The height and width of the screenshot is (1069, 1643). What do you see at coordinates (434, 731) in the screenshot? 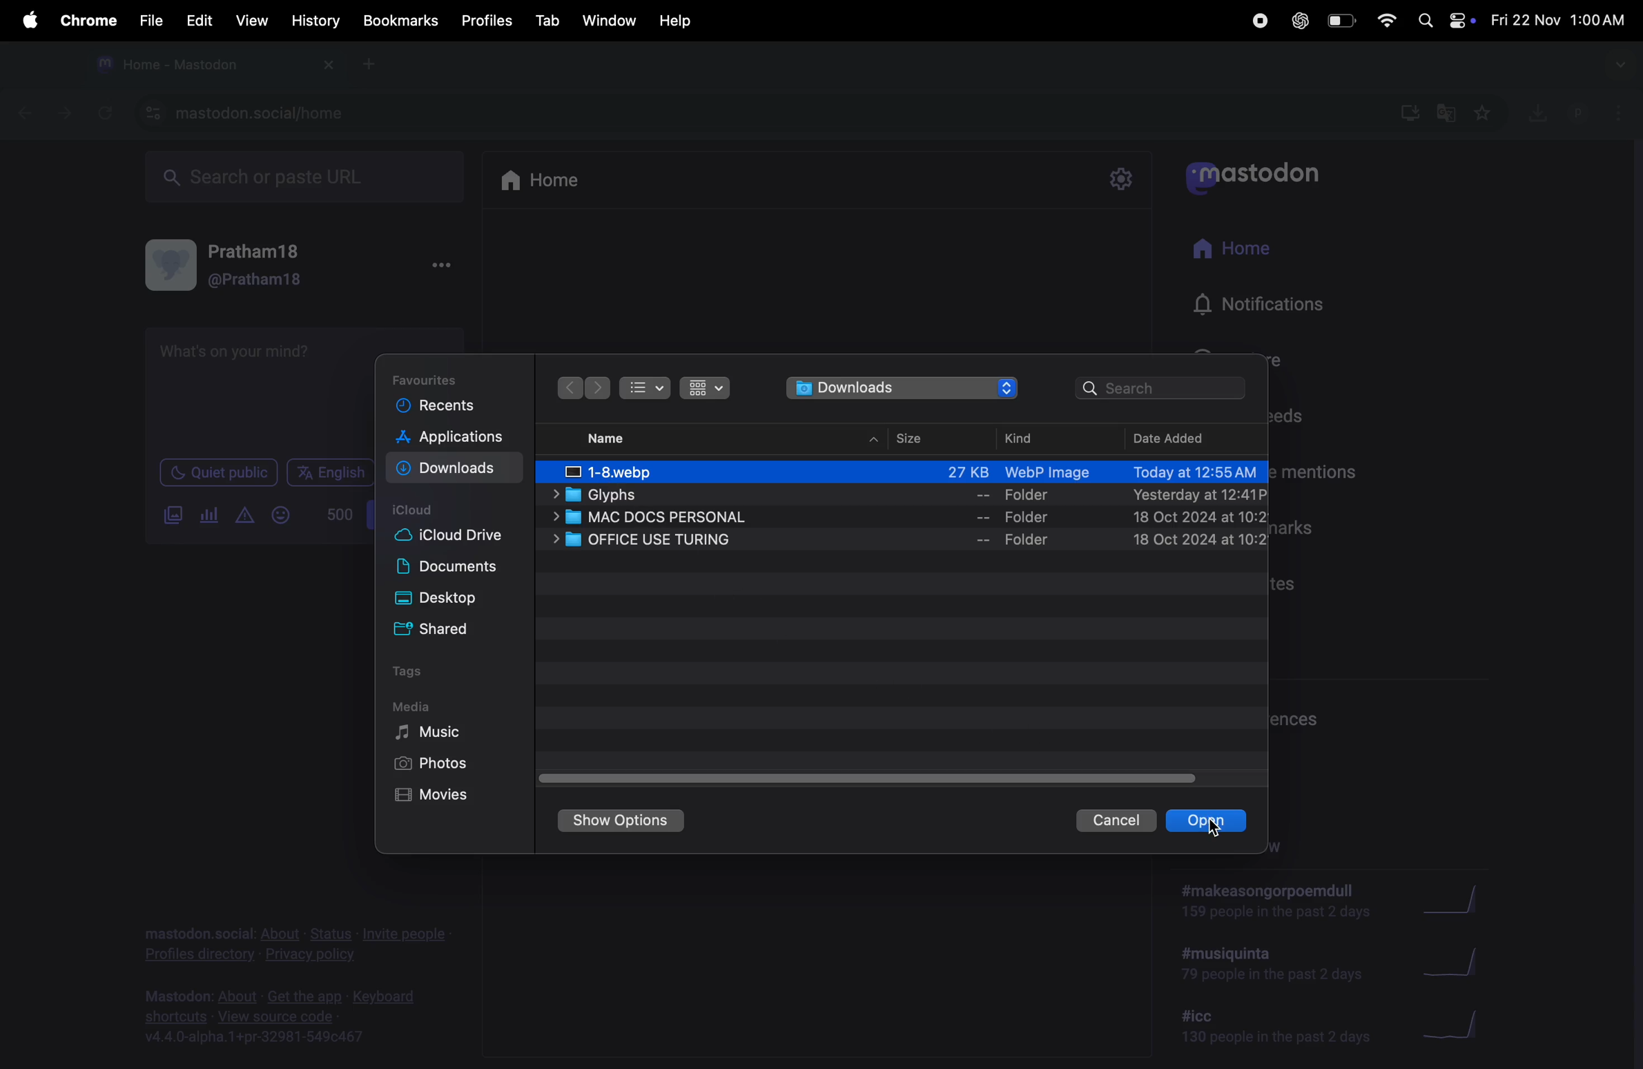
I see `music` at bounding box center [434, 731].